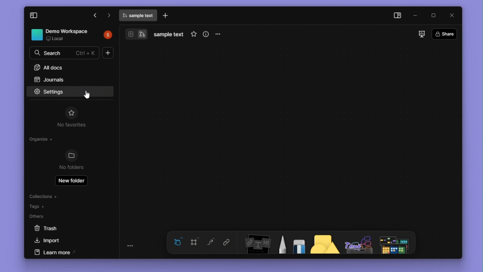  What do you see at coordinates (169, 34) in the screenshot?
I see `text file  name` at bounding box center [169, 34].